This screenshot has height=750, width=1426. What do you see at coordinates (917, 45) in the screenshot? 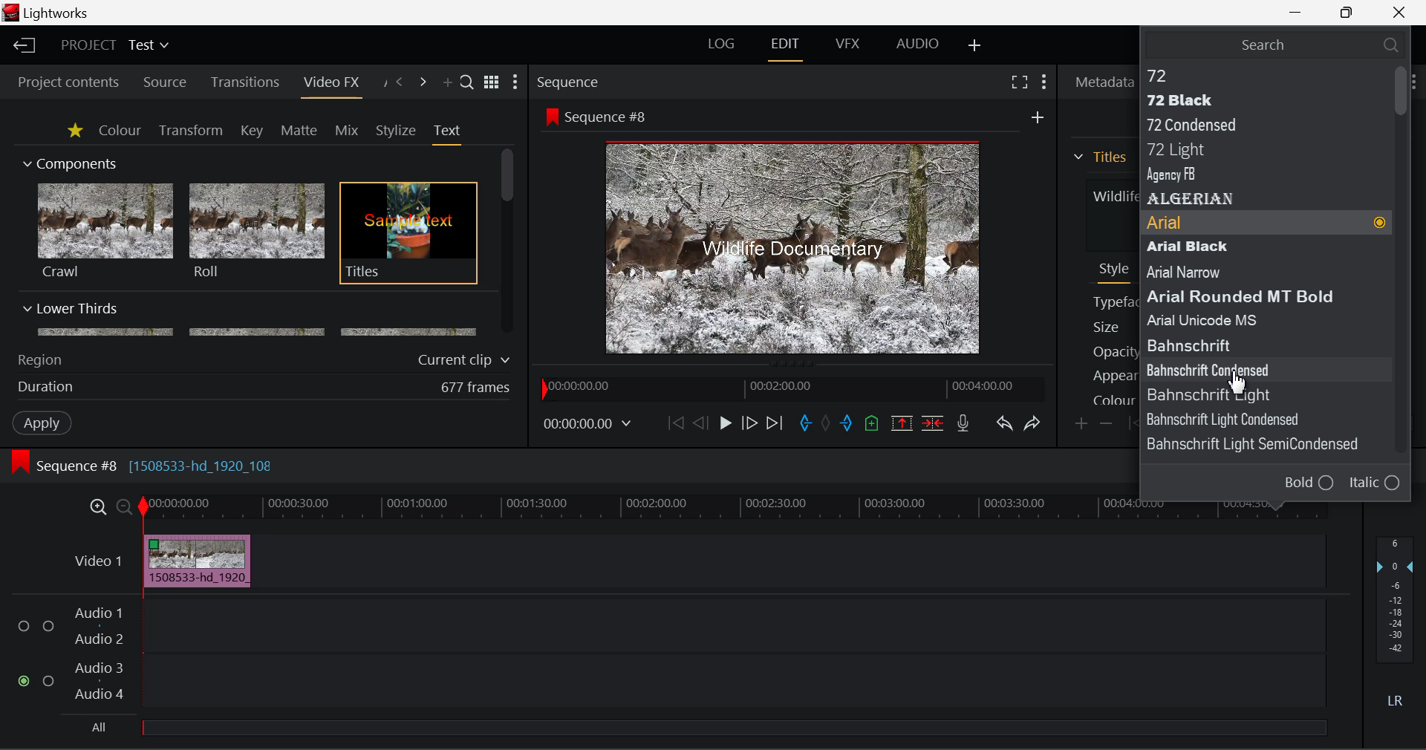
I see `AUDIO Layout` at bounding box center [917, 45].